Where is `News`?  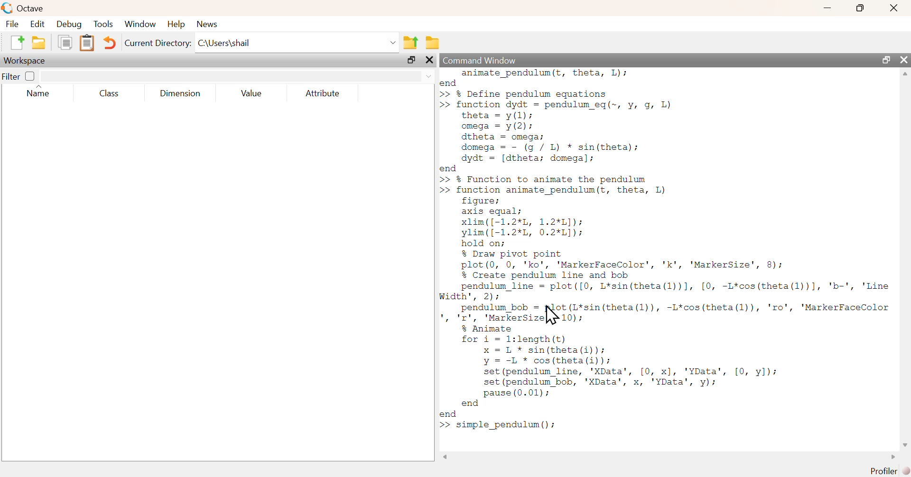
News is located at coordinates (209, 24).